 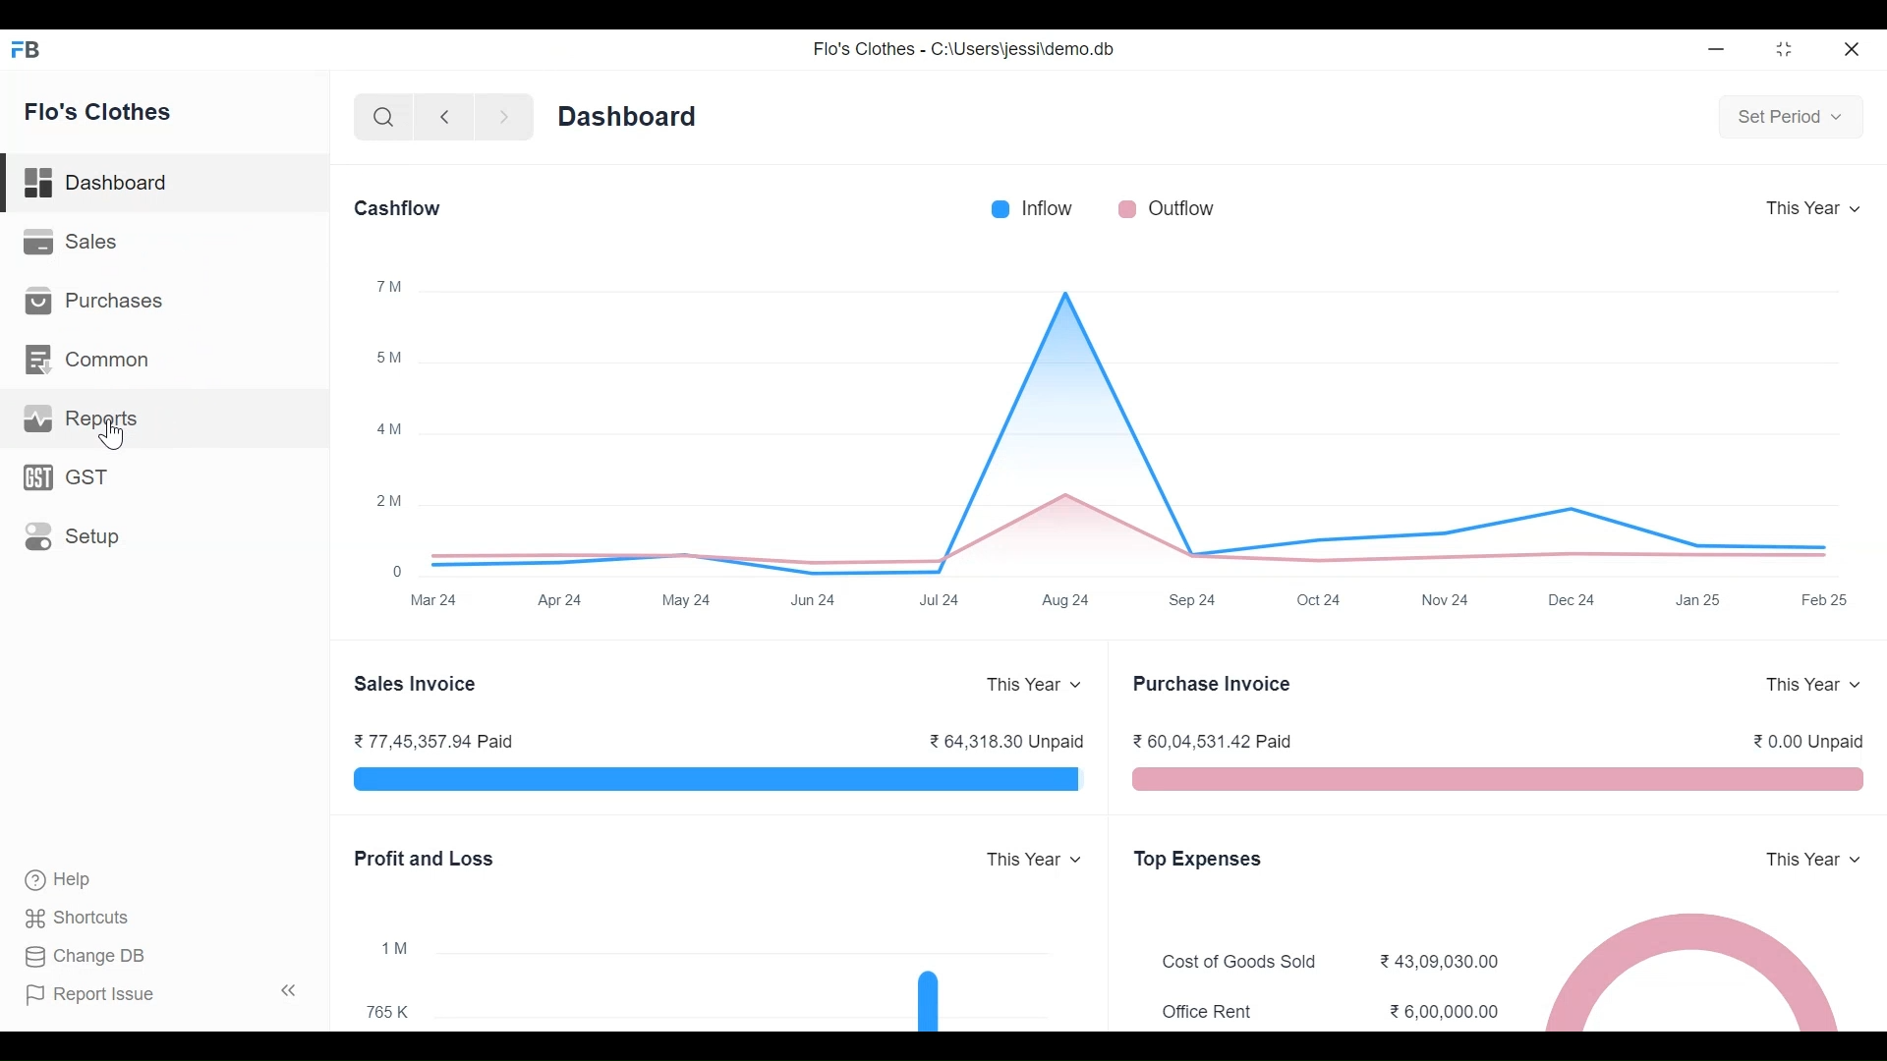 I want to click on Expand, so click(x=1079, y=859).